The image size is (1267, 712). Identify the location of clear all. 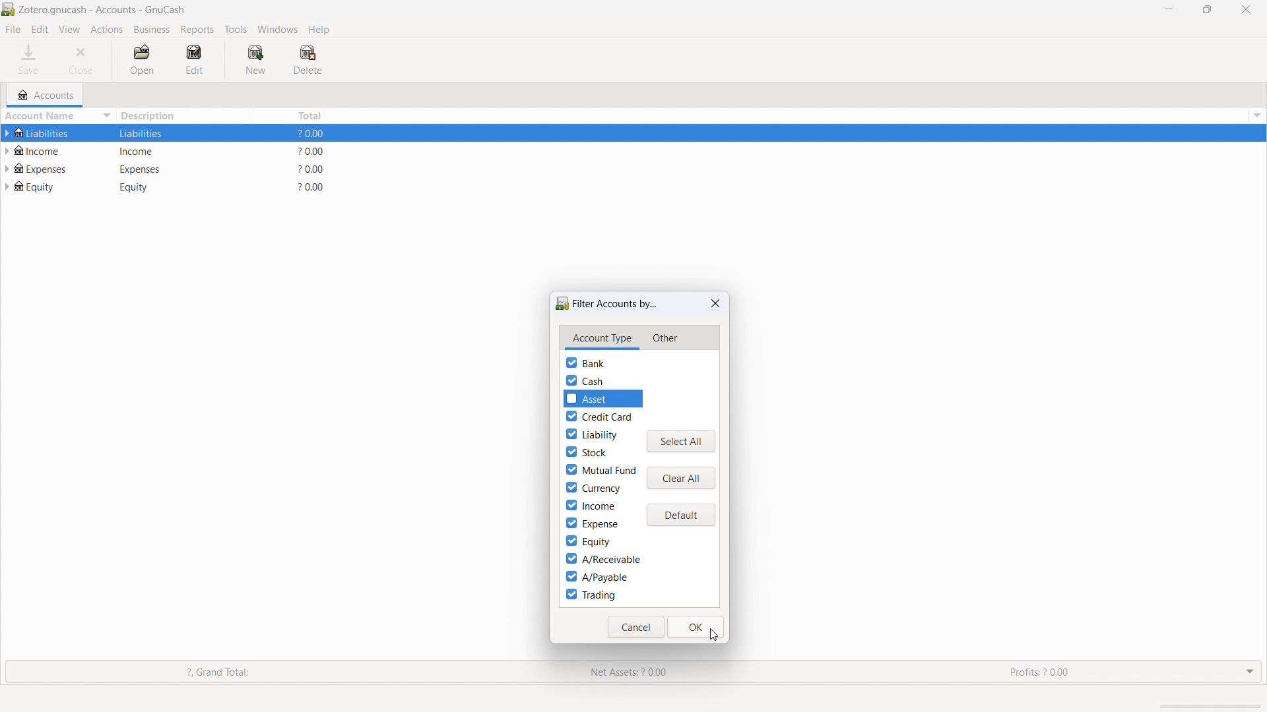
(681, 478).